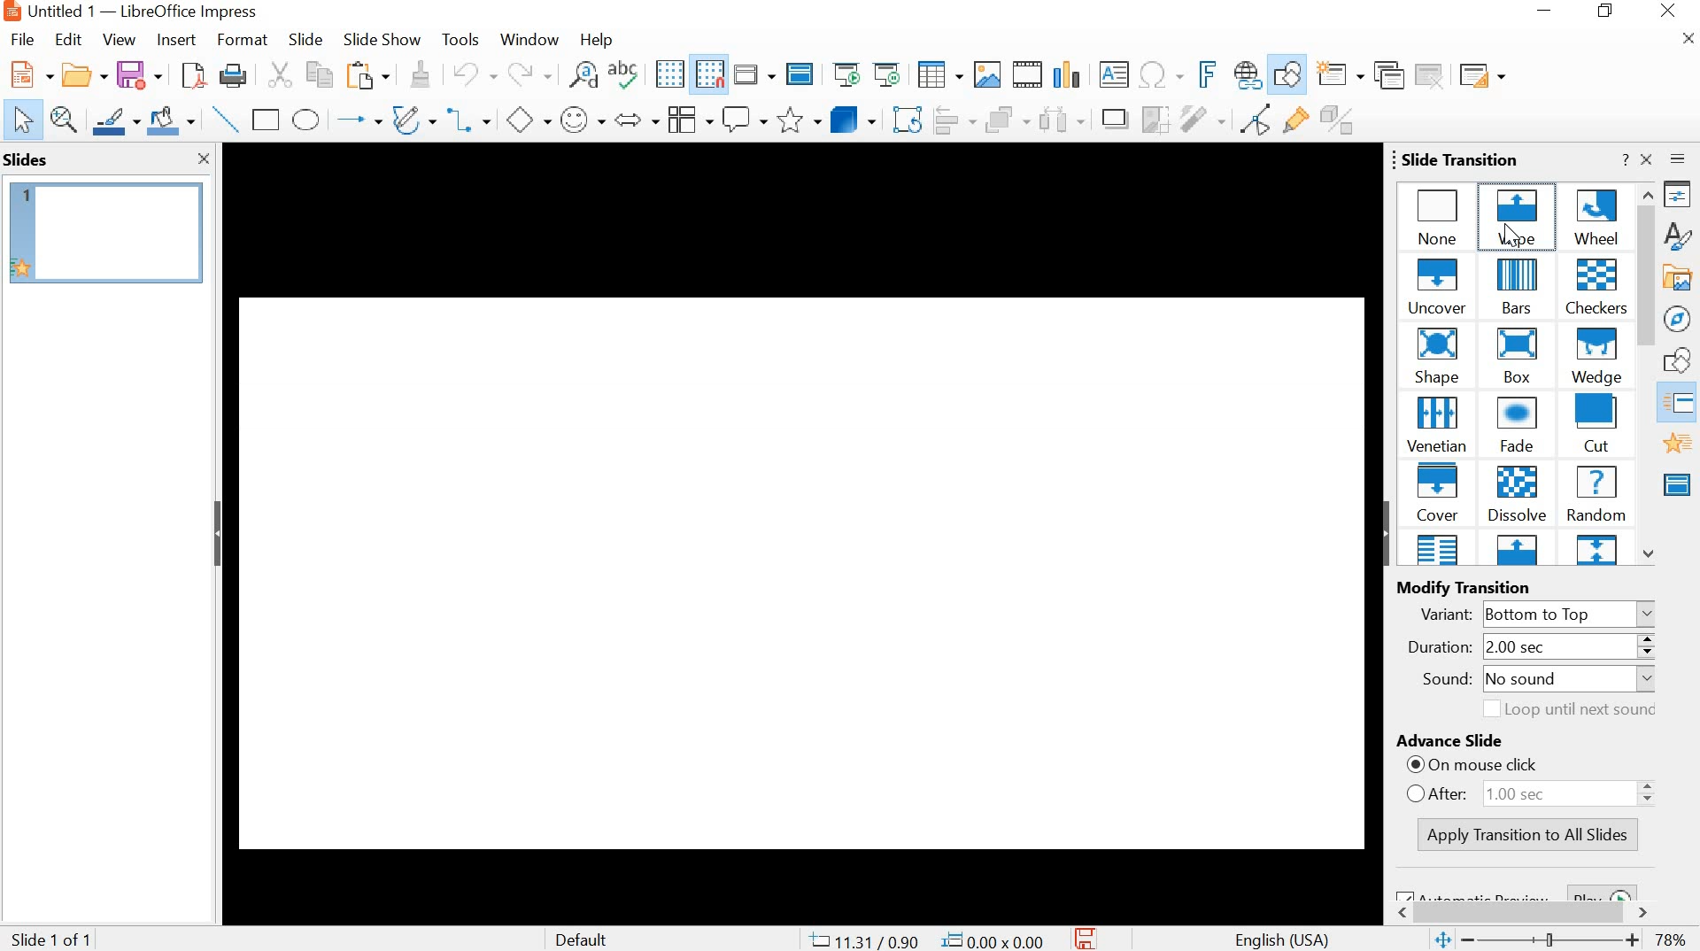  What do you see at coordinates (529, 74) in the screenshot?
I see `REDO` at bounding box center [529, 74].